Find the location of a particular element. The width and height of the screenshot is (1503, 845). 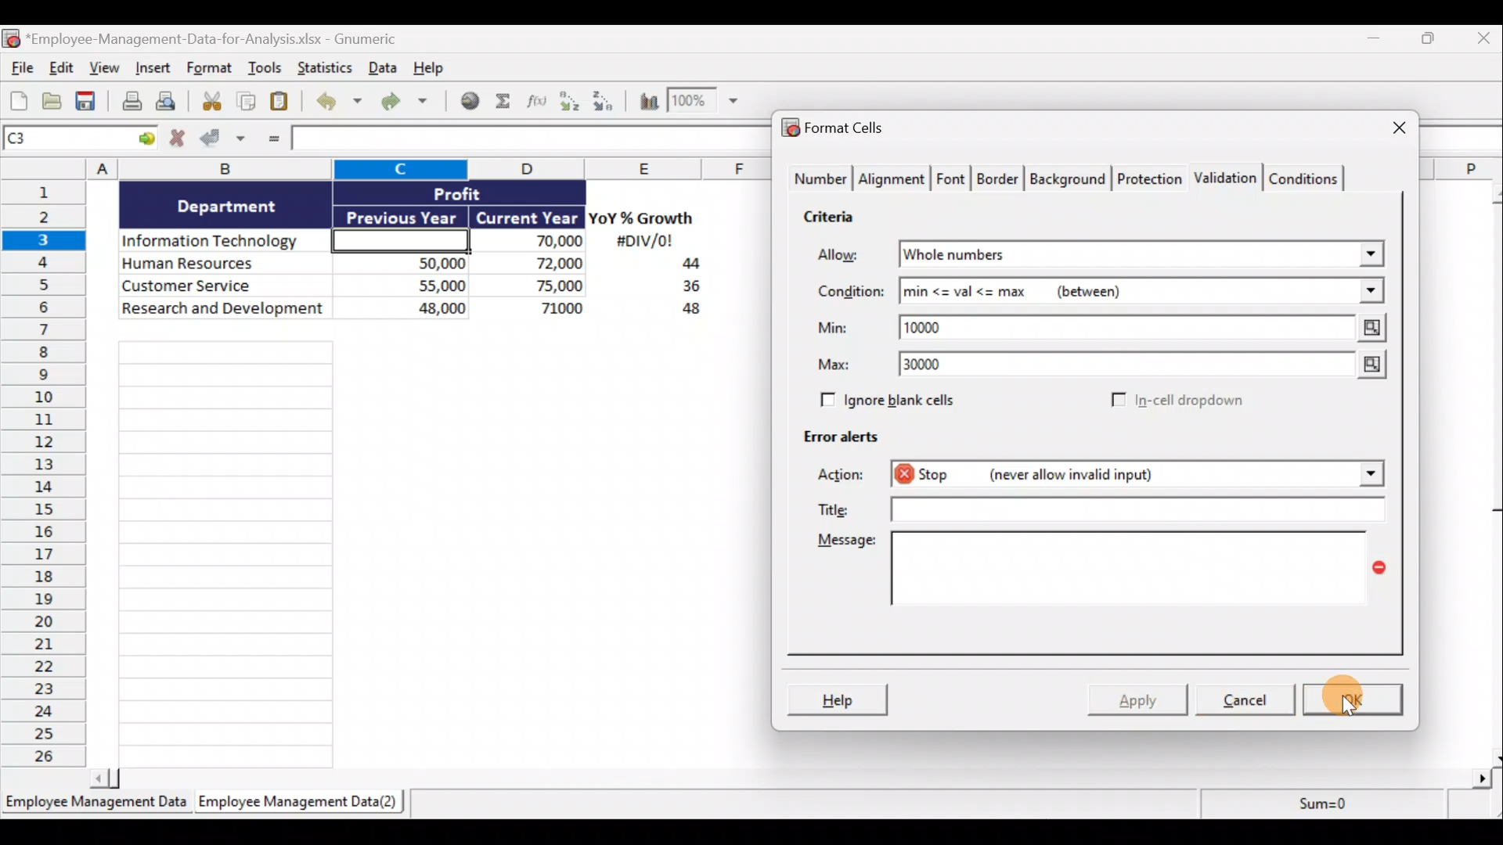

72,000 is located at coordinates (535, 264).